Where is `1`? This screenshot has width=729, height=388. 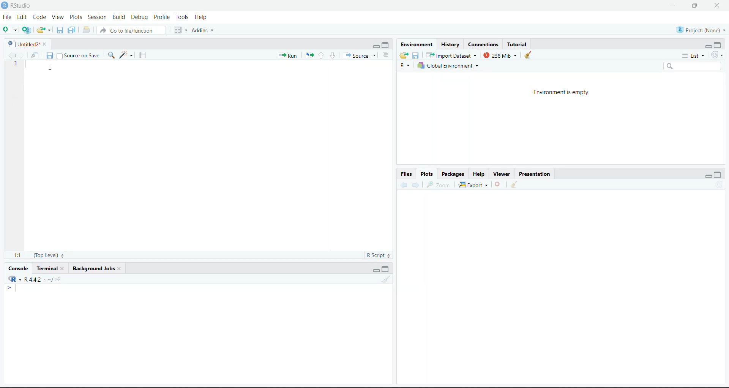
1 is located at coordinates (15, 63).